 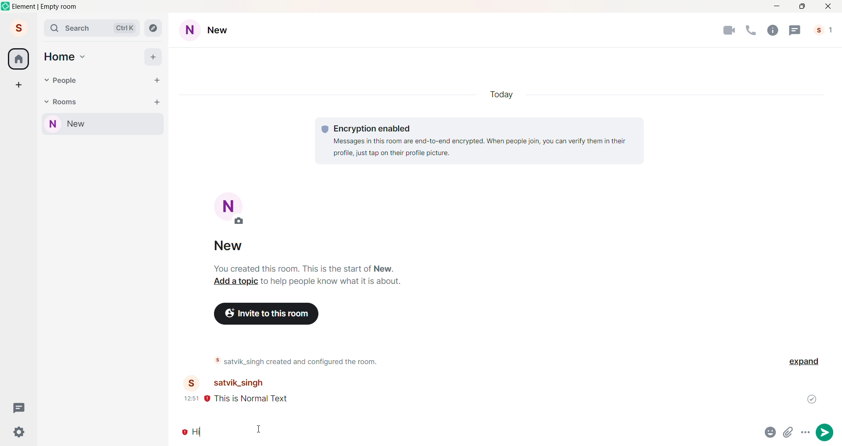 What do you see at coordinates (66, 101) in the screenshot?
I see `Rooms` at bounding box center [66, 101].